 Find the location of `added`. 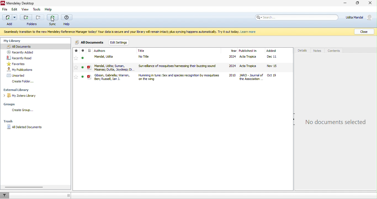

added is located at coordinates (271, 51).